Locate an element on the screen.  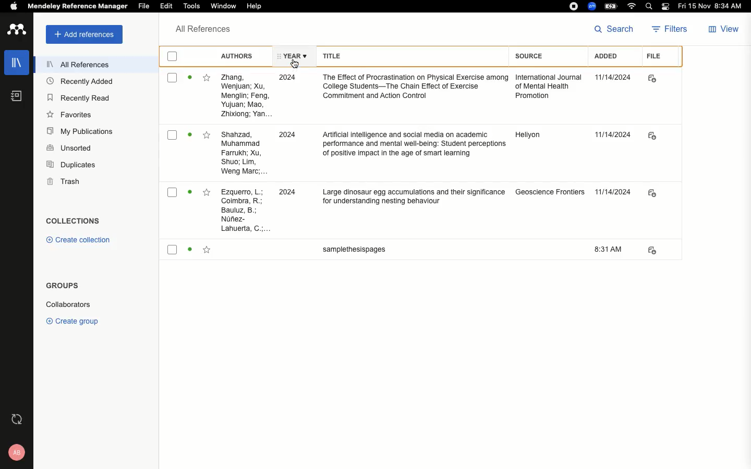
mark as favorite is located at coordinates (207, 195).